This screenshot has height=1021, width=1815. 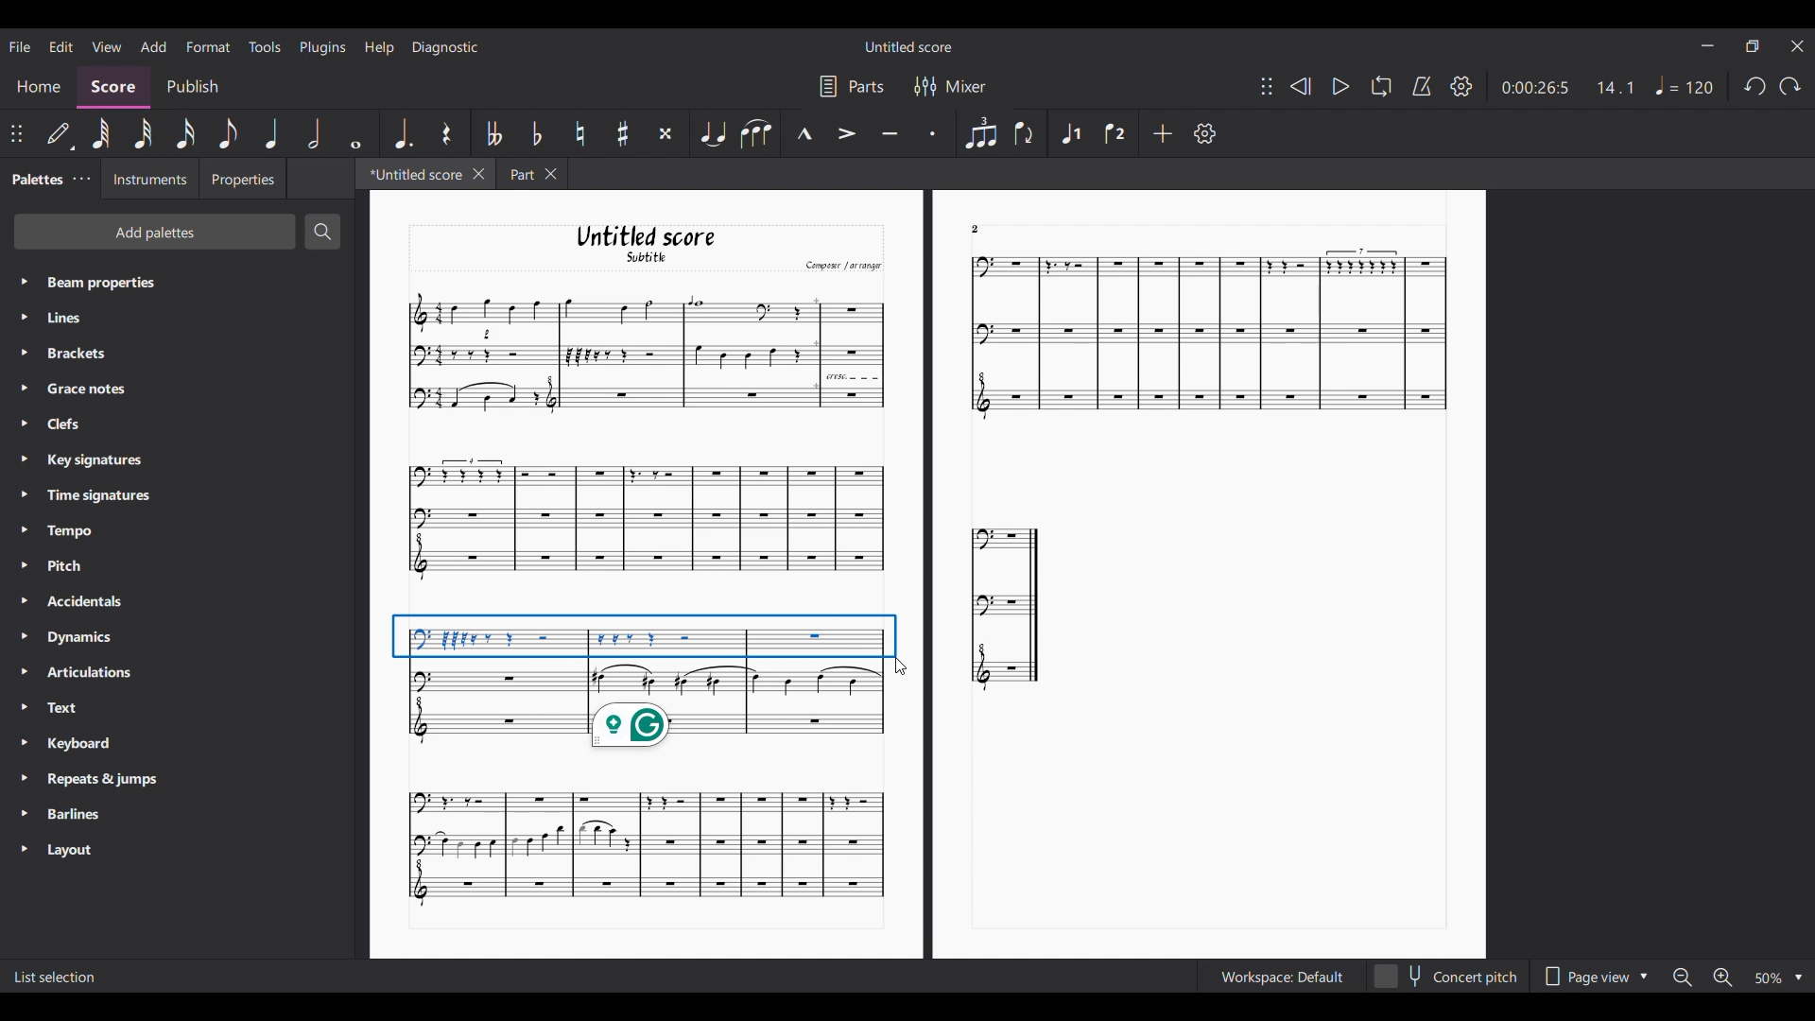 I want to click on Graph, so click(x=645, y=652).